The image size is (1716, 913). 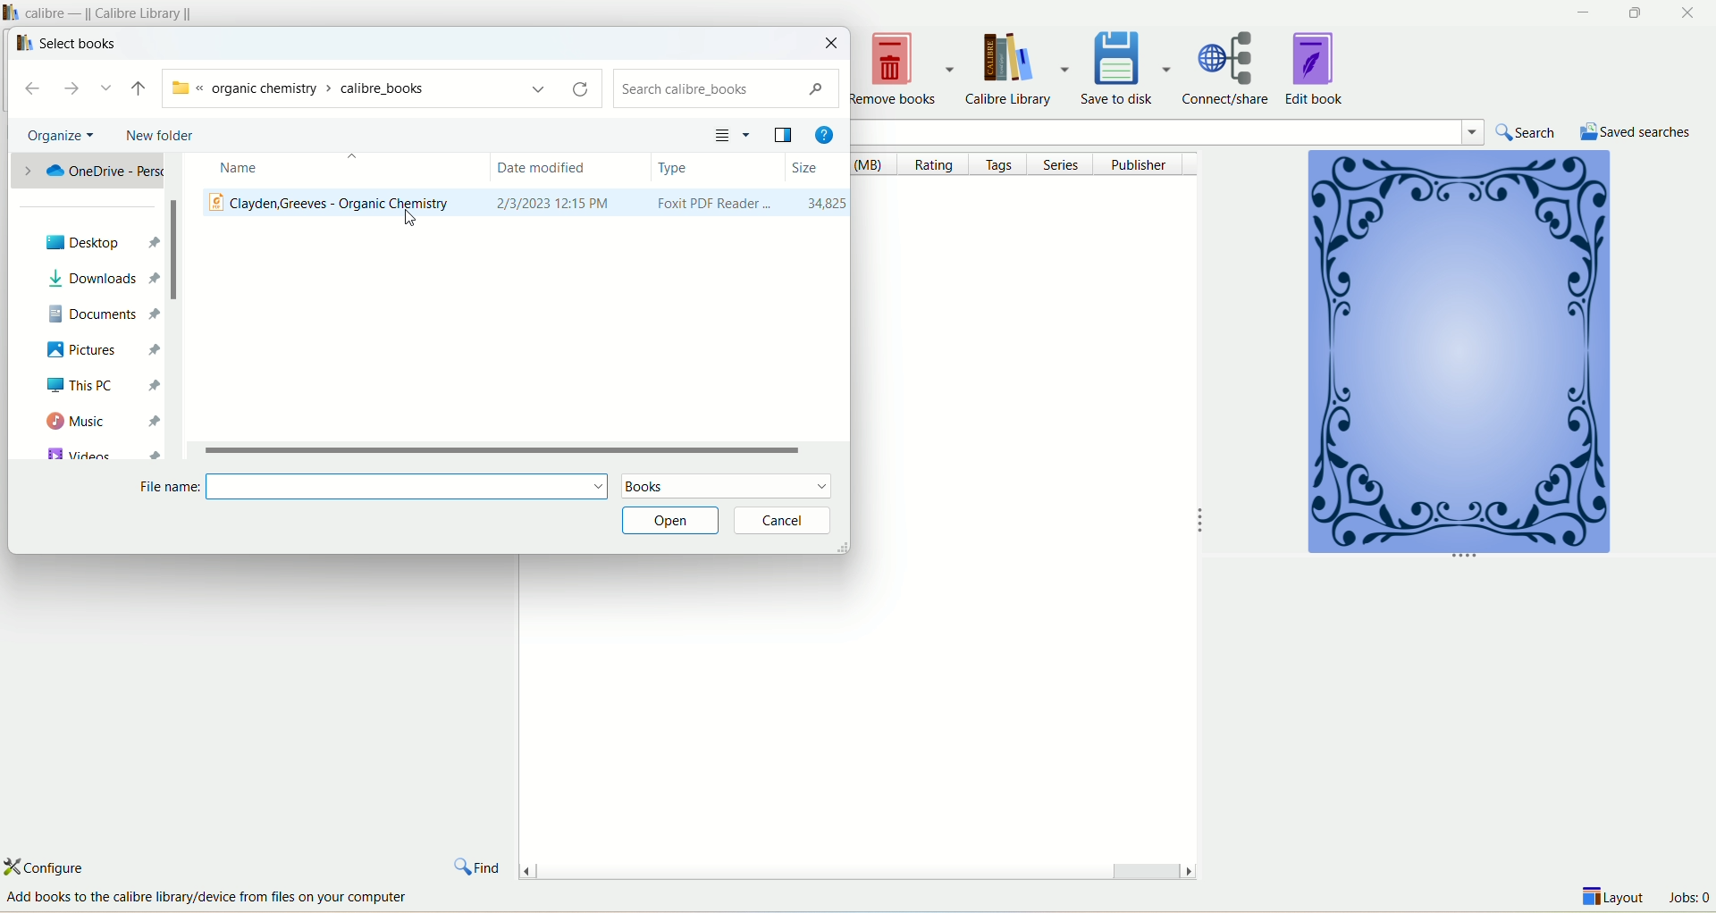 What do you see at coordinates (856, 867) in the screenshot?
I see `horizontal scroll bar` at bounding box center [856, 867].